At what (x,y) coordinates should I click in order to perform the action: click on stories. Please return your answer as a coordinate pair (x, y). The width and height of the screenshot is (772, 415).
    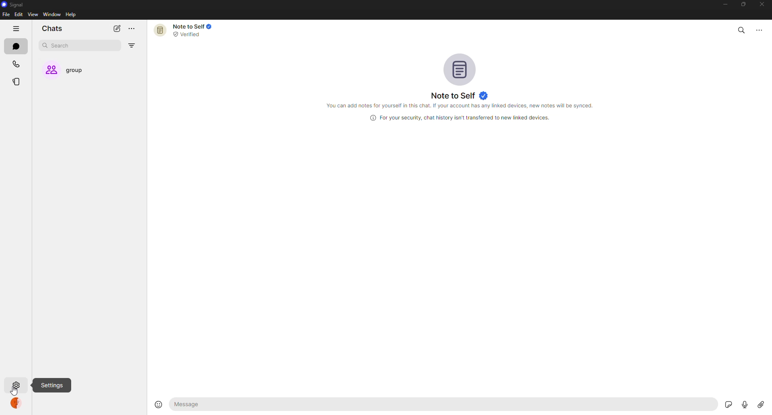
    Looking at the image, I should click on (18, 82).